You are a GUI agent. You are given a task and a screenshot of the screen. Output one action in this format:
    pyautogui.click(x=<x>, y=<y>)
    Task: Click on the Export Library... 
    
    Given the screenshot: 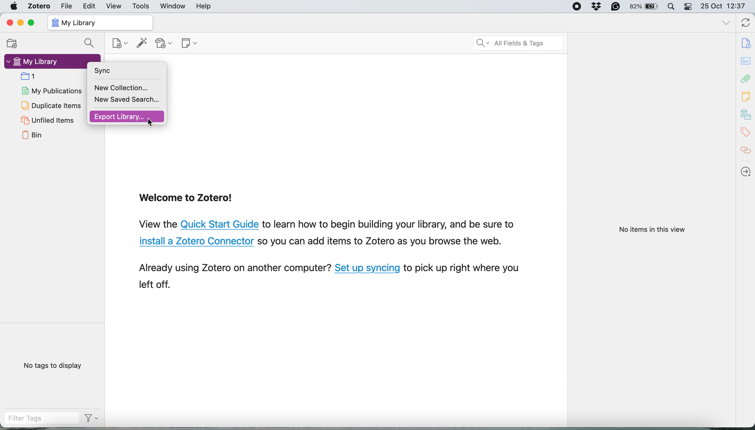 What is the action you would take?
    pyautogui.click(x=123, y=116)
    